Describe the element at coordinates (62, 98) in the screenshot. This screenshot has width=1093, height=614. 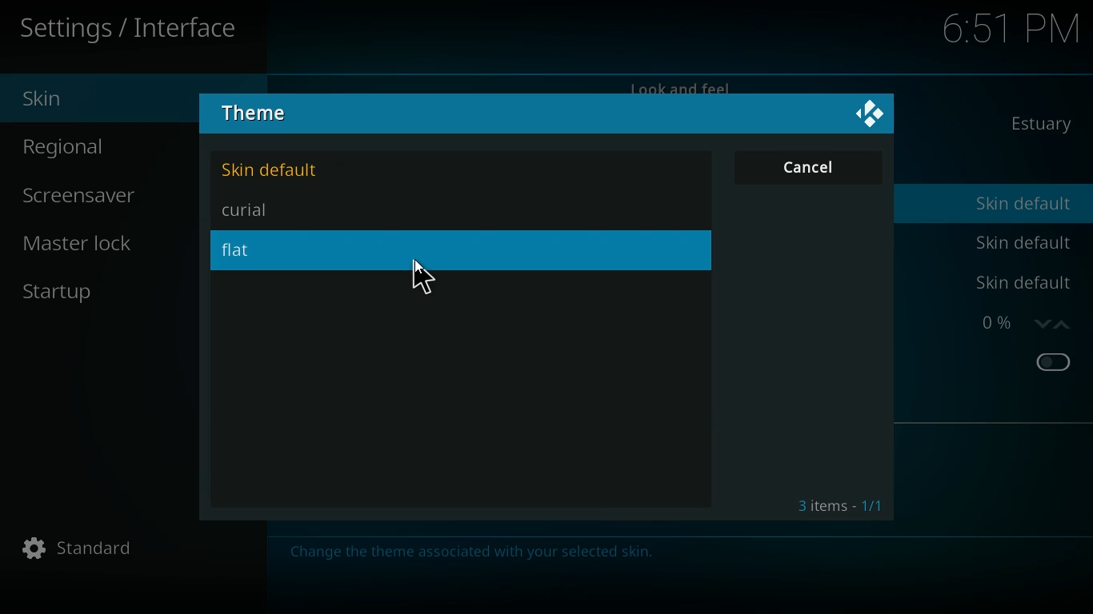
I see `skin` at that location.